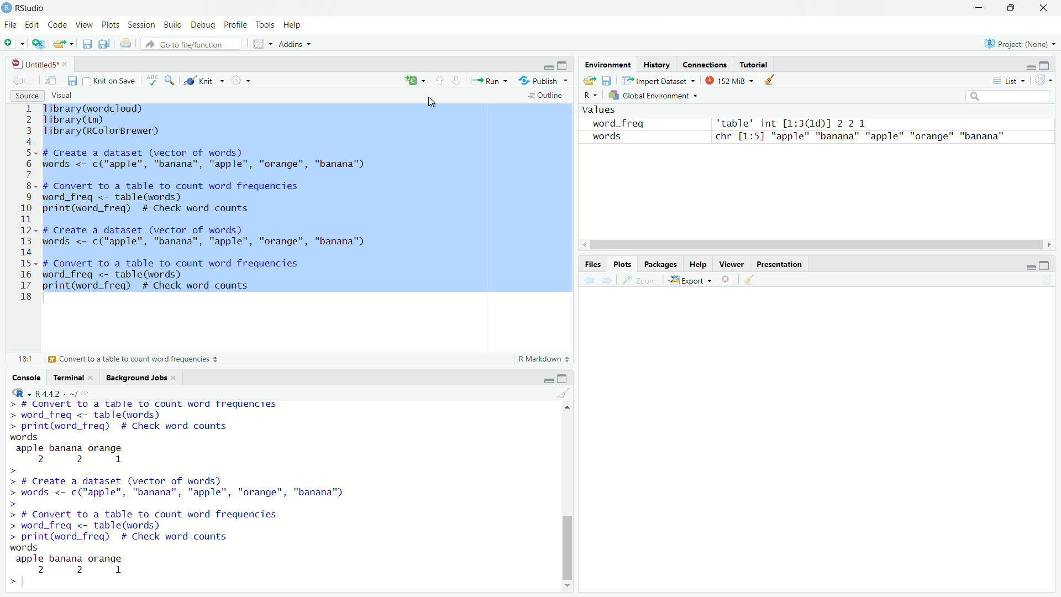 This screenshot has width=1061, height=597. Describe the element at coordinates (25, 96) in the screenshot. I see `Source` at that location.